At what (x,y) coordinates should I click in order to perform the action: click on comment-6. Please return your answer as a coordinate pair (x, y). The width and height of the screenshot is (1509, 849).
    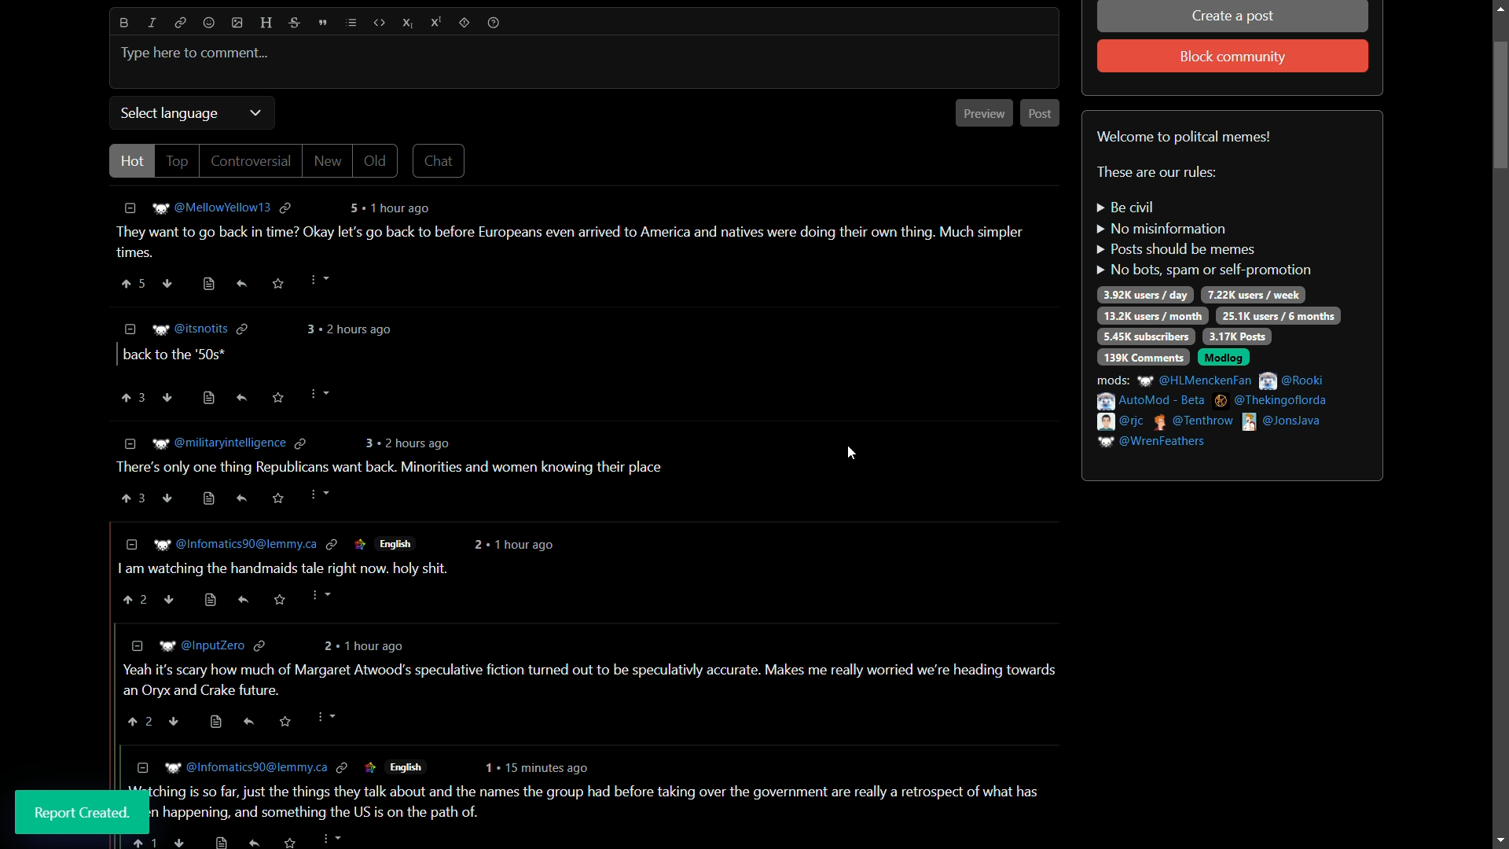
    Looking at the image, I should click on (601, 804).